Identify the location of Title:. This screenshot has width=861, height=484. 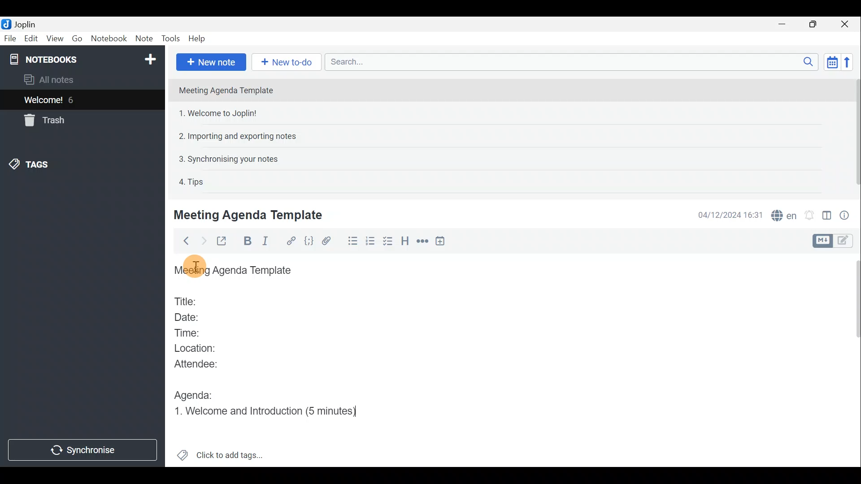
(187, 300).